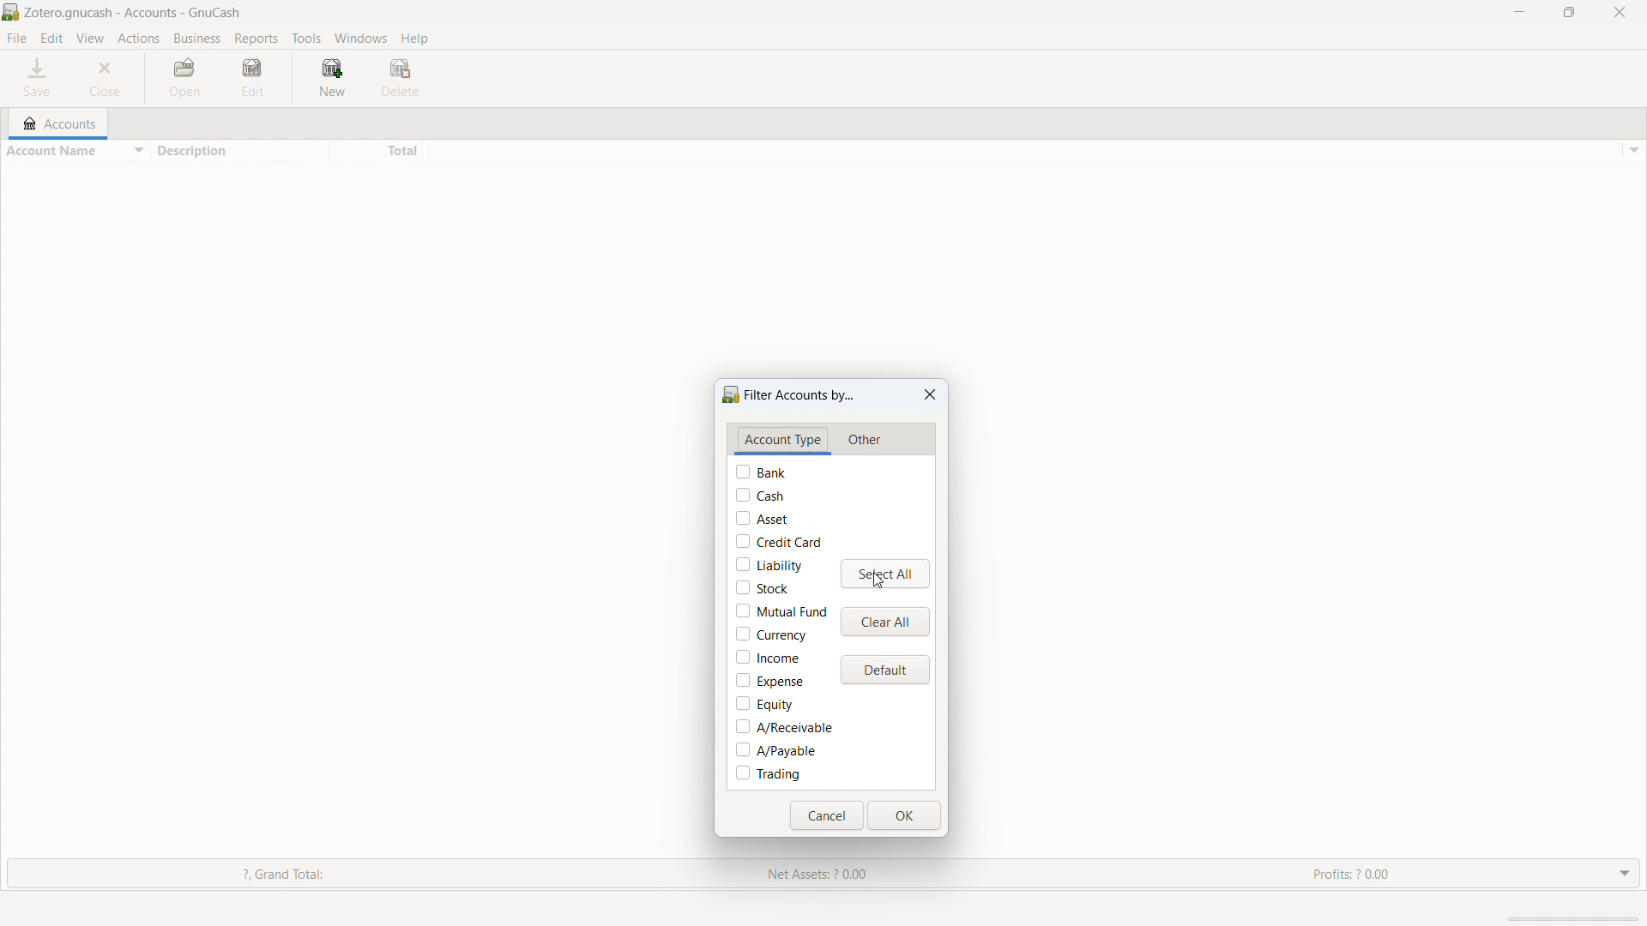 The width and height of the screenshot is (1647, 926). What do you see at coordinates (416, 38) in the screenshot?
I see `help` at bounding box center [416, 38].